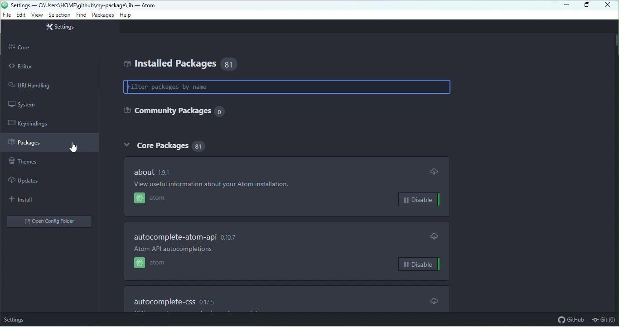 This screenshot has height=327, width=619. What do you see at coordinates (417, 200) in the screenshot?
I see `disable` at bounding box center [417, 200].